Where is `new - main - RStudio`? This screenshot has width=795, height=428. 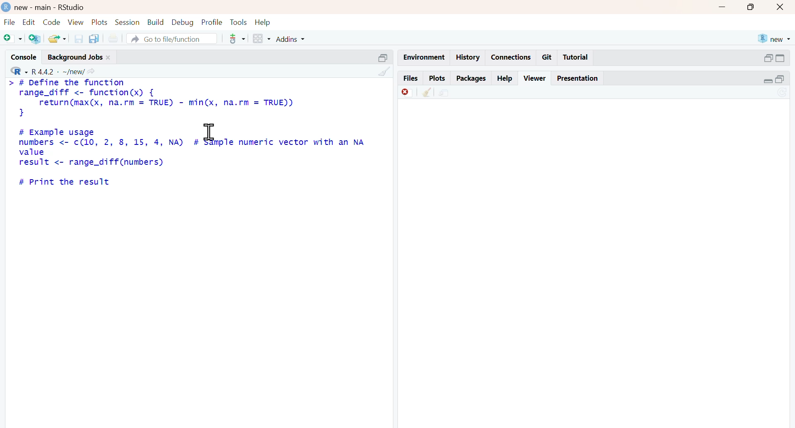
new - main - RStudio is located at coordinates (51, 8).